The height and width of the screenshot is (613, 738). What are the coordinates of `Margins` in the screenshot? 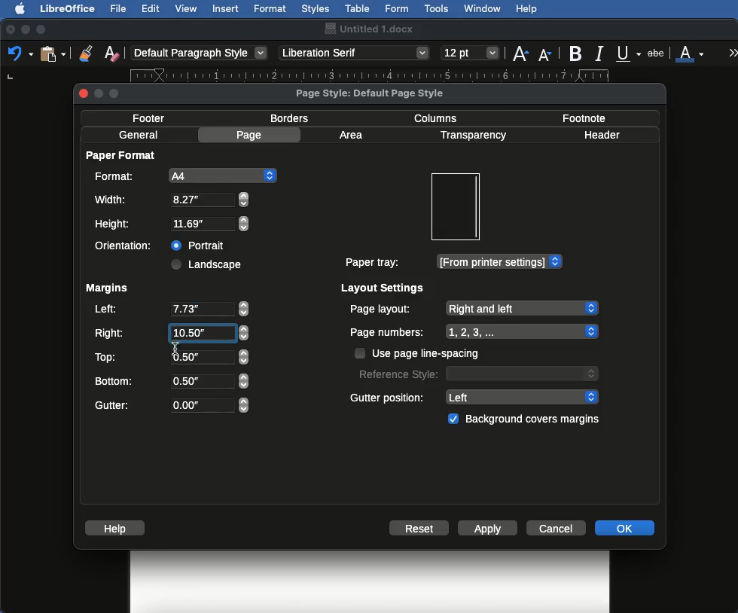 It's located at (106, 288).